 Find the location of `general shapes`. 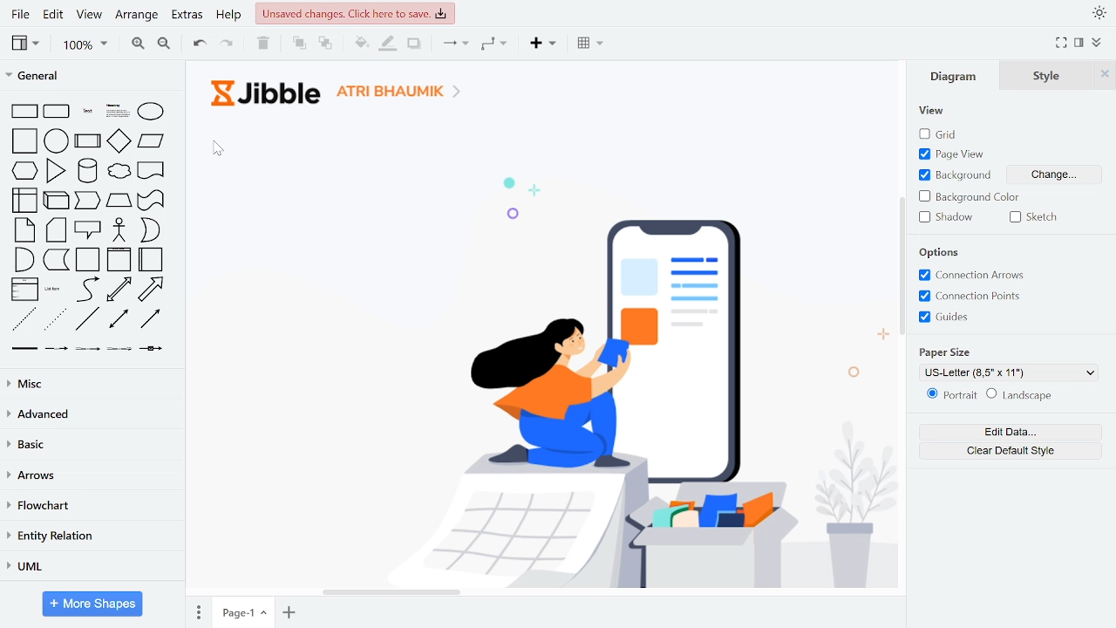

general shapes is located at coordinates (148, 199).